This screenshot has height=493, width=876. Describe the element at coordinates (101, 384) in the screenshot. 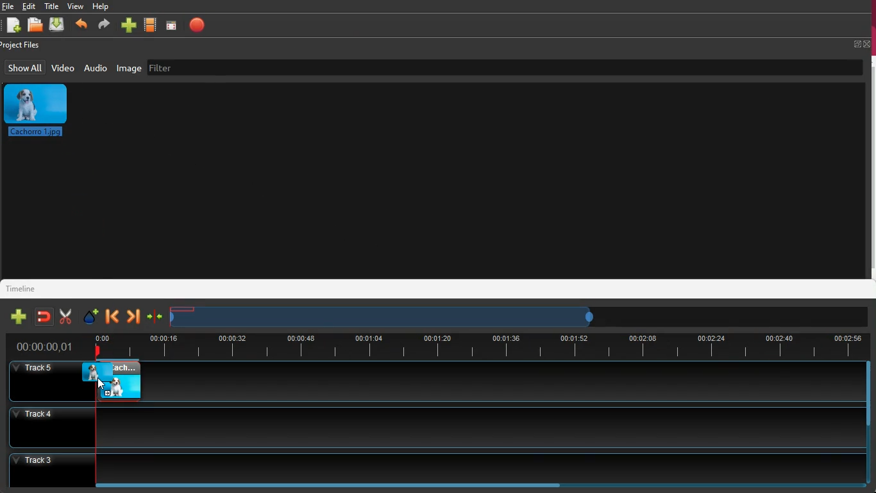

I see `cursor - drag to` at that location.